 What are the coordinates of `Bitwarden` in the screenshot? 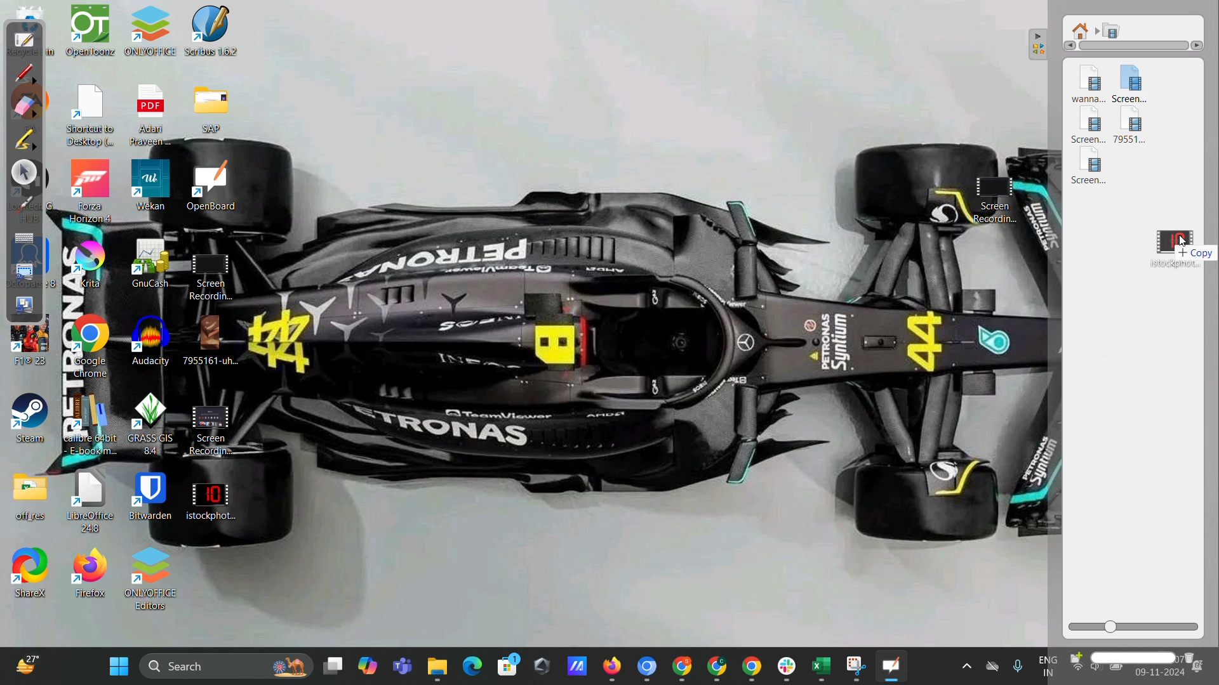 It's located at (155, 499).